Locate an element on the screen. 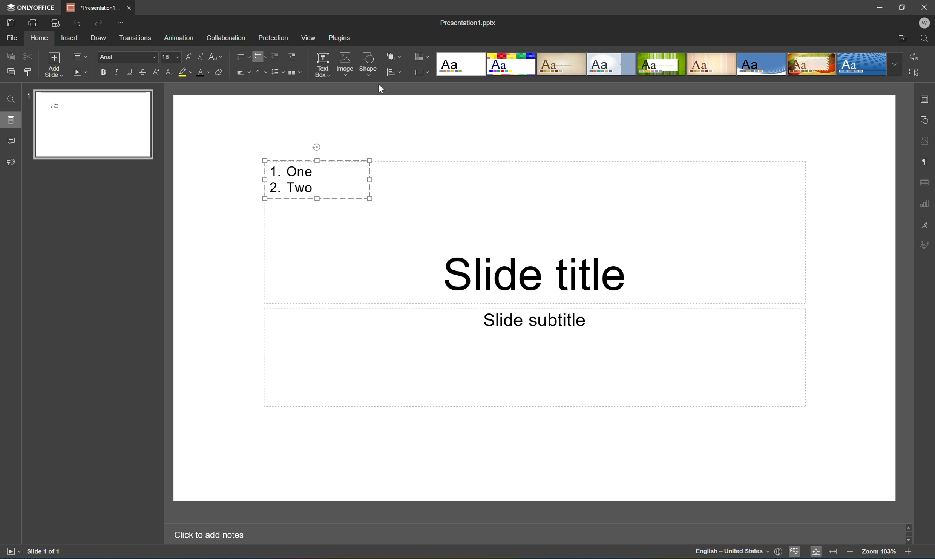  Change slide layout is located at coordinates (78, 56).